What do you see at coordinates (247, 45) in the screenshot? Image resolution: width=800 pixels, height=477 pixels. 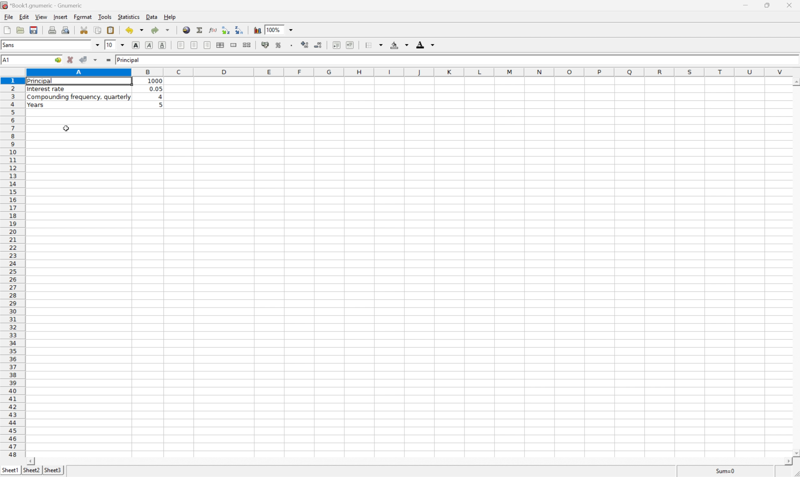 I see `split merged range of cells` at bounding box center [247, 45].